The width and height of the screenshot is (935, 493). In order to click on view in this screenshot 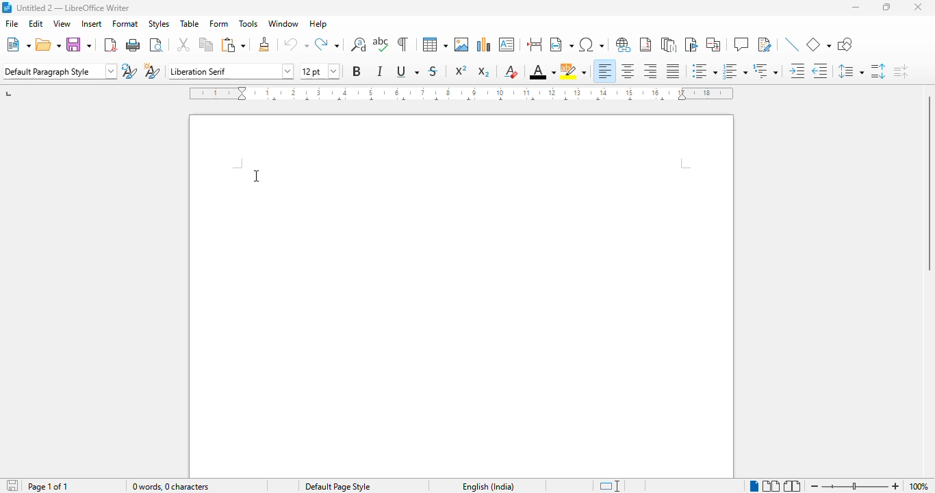, I will do `click(62, 23)`.